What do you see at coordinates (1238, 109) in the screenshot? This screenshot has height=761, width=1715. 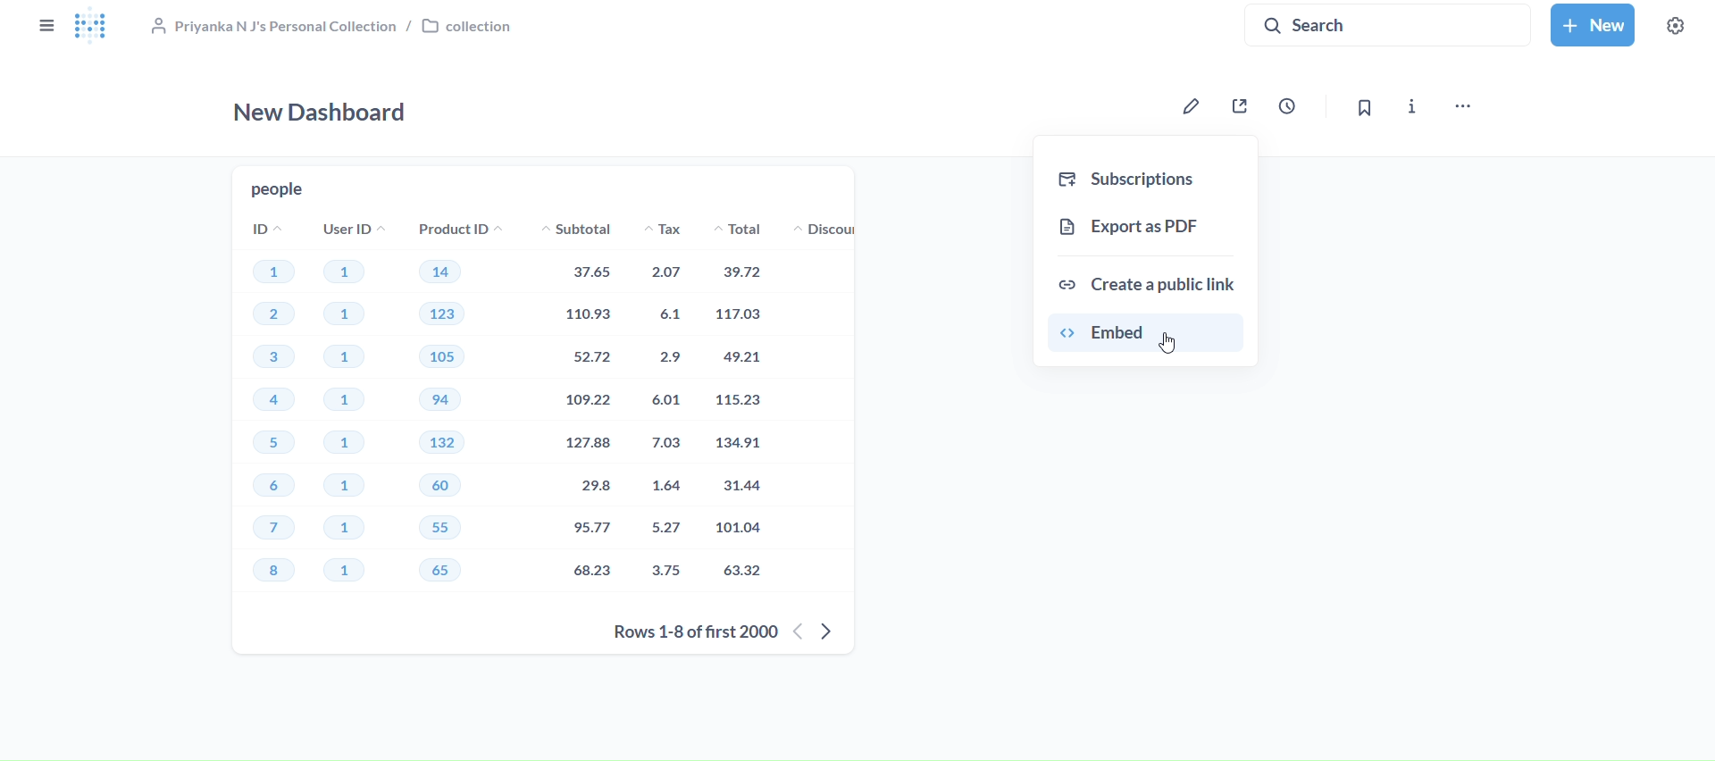 I see `sharing` at bounding box center [1238, 109].